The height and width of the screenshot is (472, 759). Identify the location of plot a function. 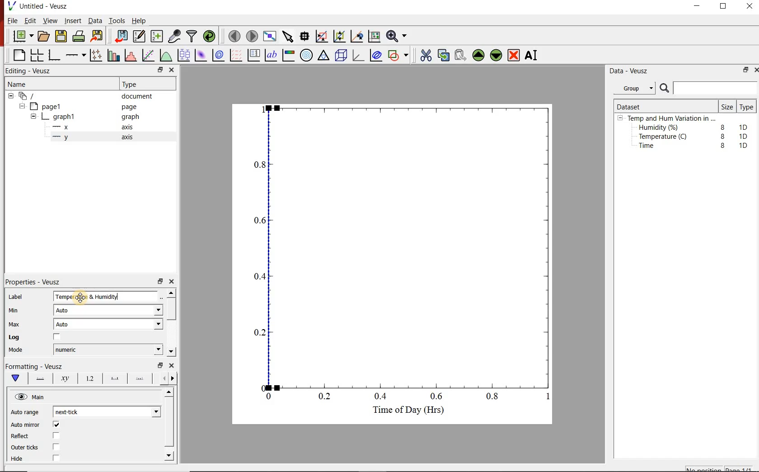
(167, 57).